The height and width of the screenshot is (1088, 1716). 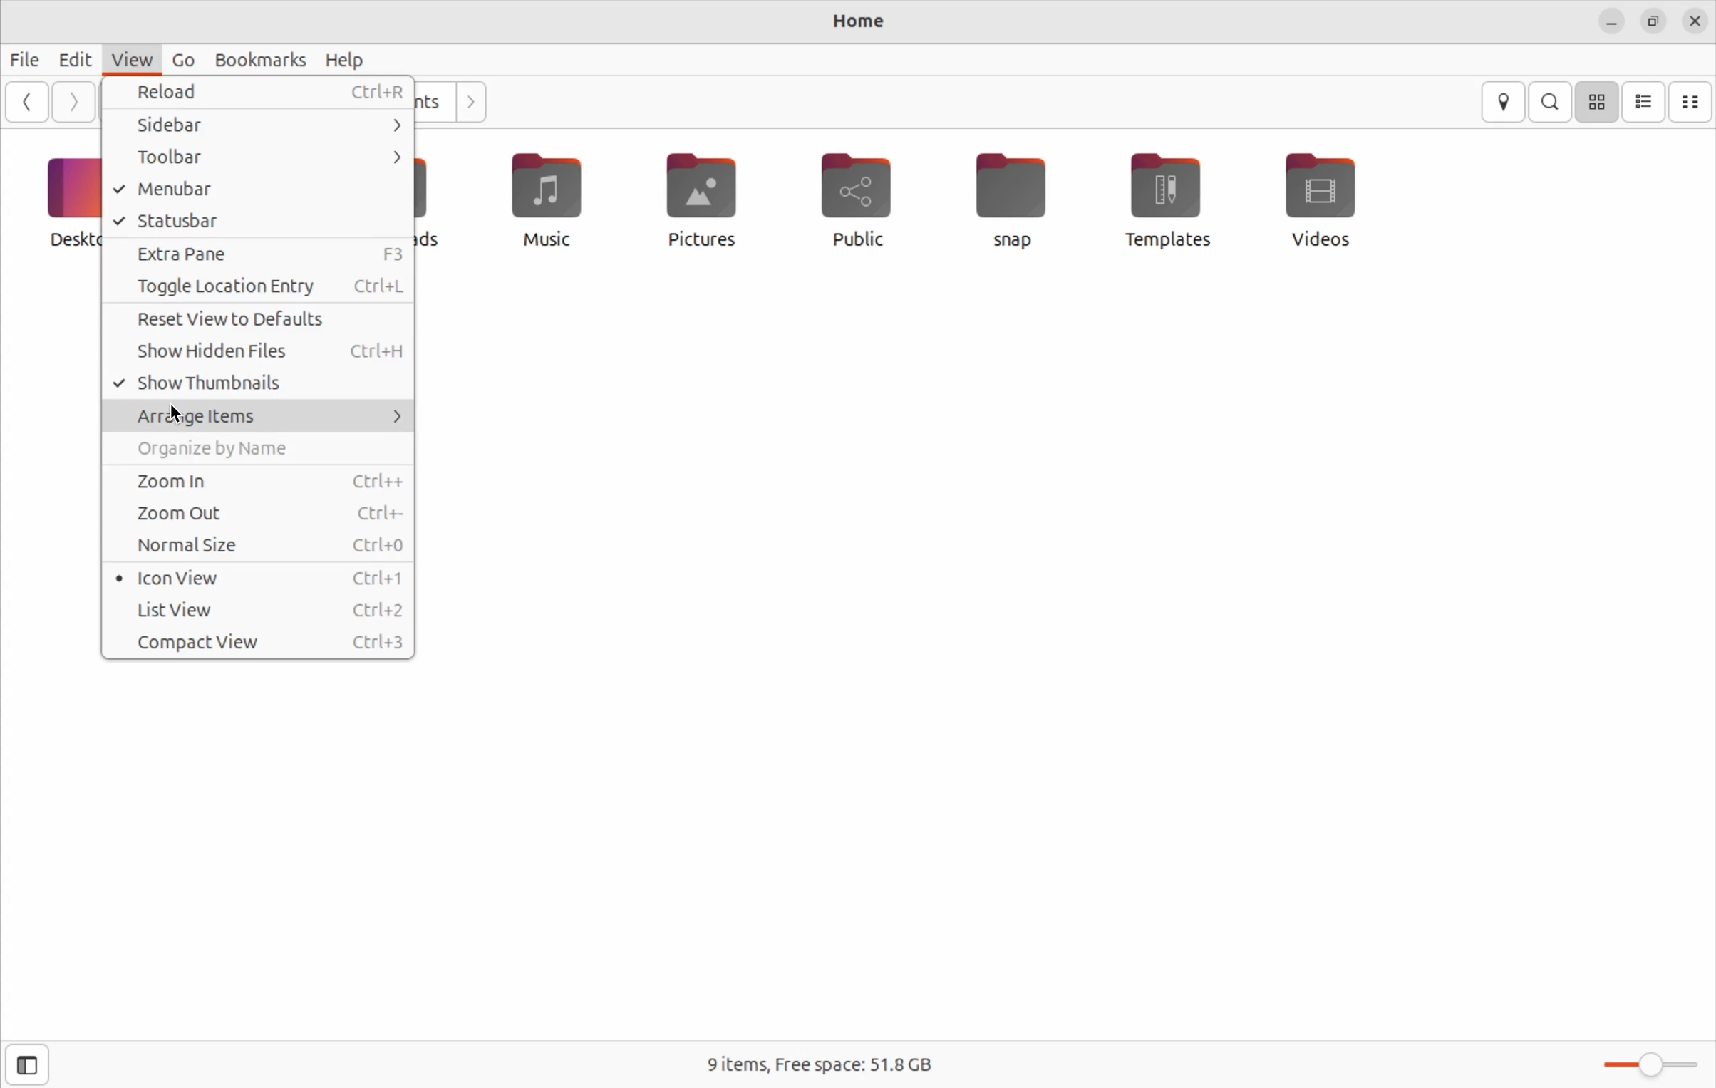 What do you see at coordinates (128, 59) in the screenshot?
I see `view` at bounding box center [128, 59].